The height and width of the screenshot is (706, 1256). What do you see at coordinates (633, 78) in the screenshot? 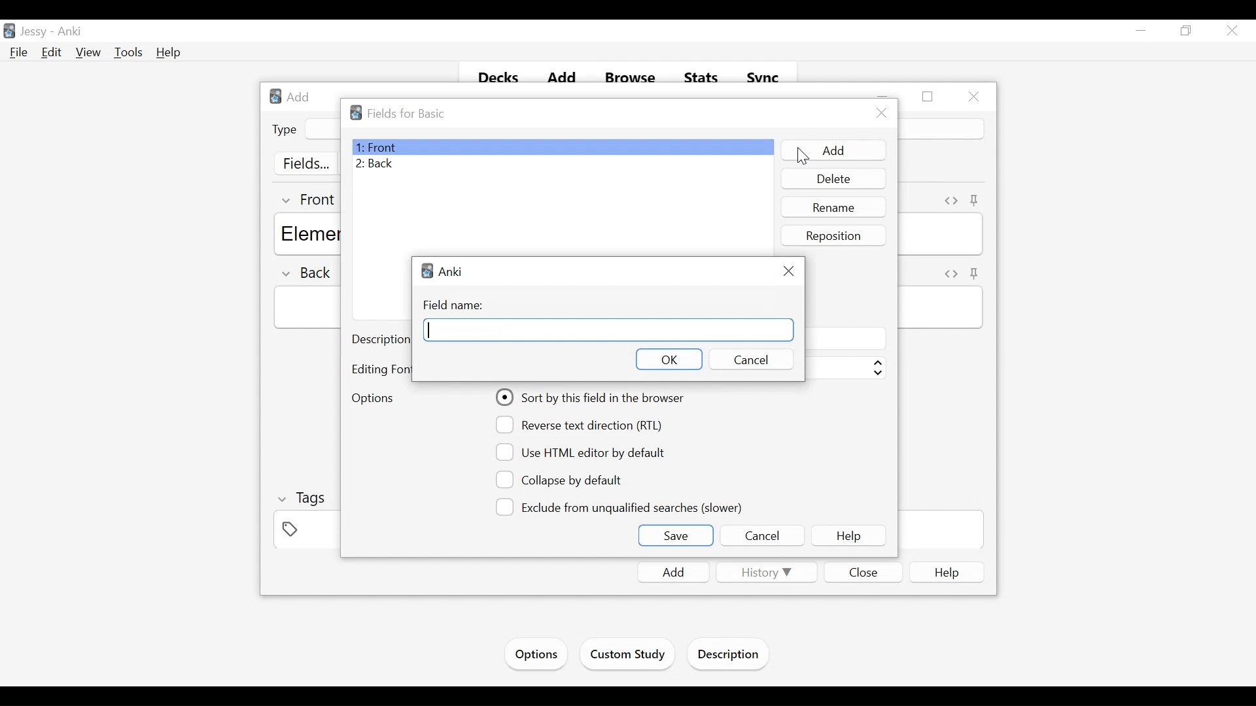
I see `Browse` at bounding box center [633, 78].